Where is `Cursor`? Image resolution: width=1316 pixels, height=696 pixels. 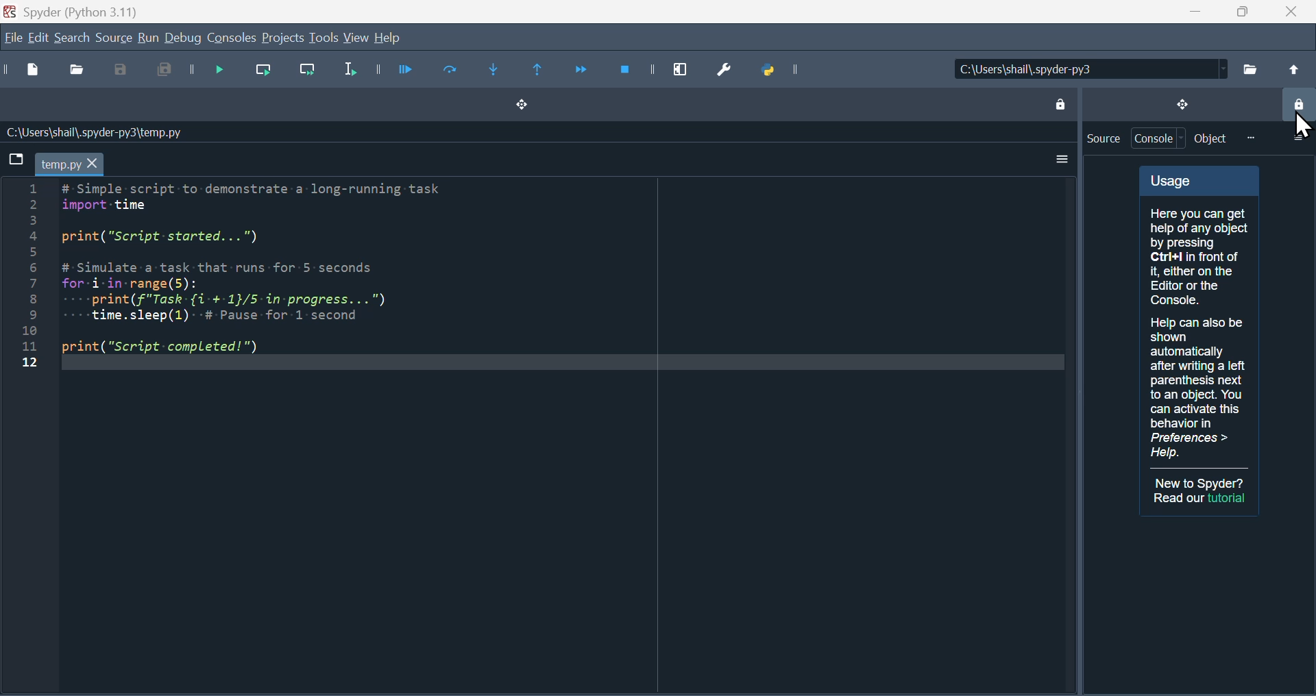 Cursor is located at coordinates (1296, 126).